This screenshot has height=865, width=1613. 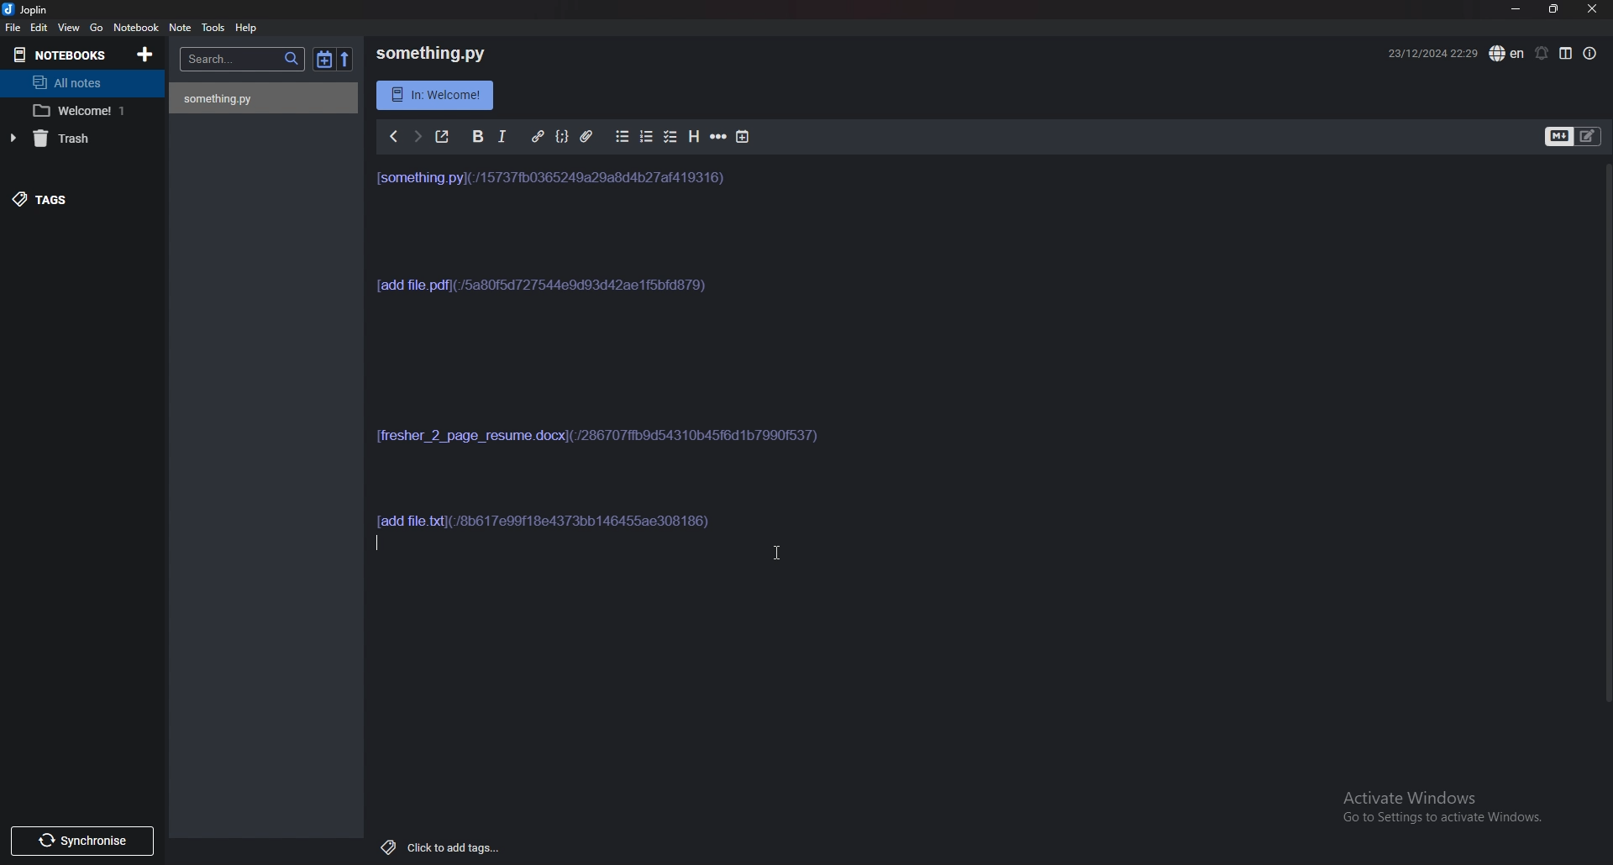 I want to click on Welcome 1, so click(x=81, y=111).